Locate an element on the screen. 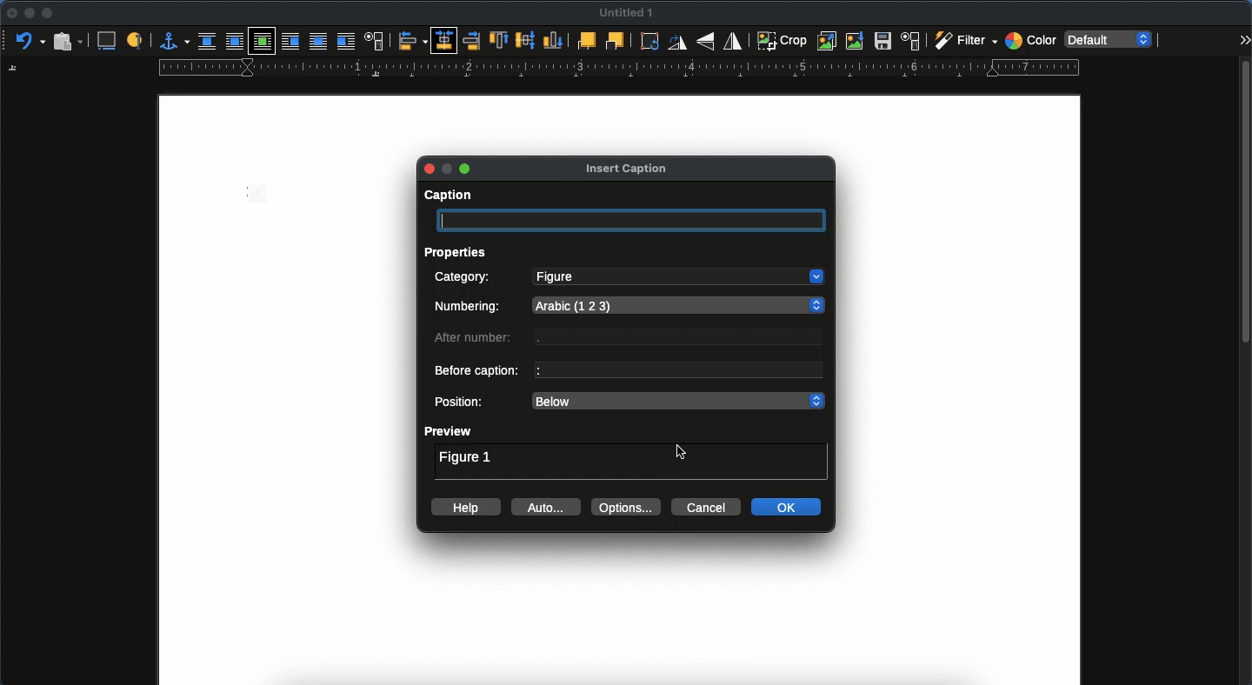  rotate 90 right is located at coordinates (679, 43).